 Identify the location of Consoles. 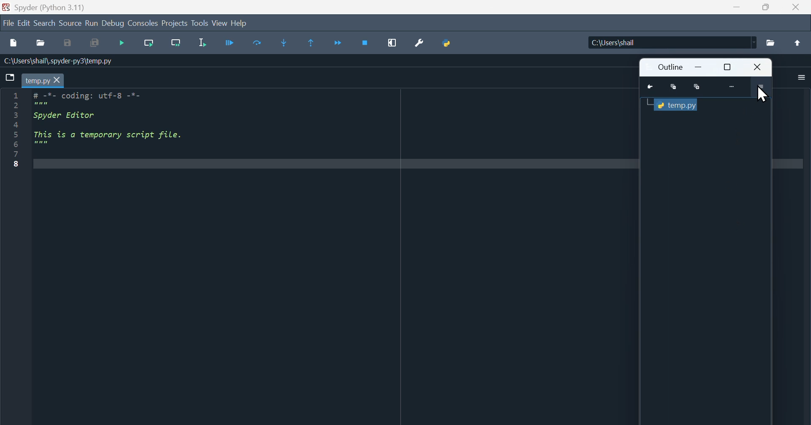
(142, 22).